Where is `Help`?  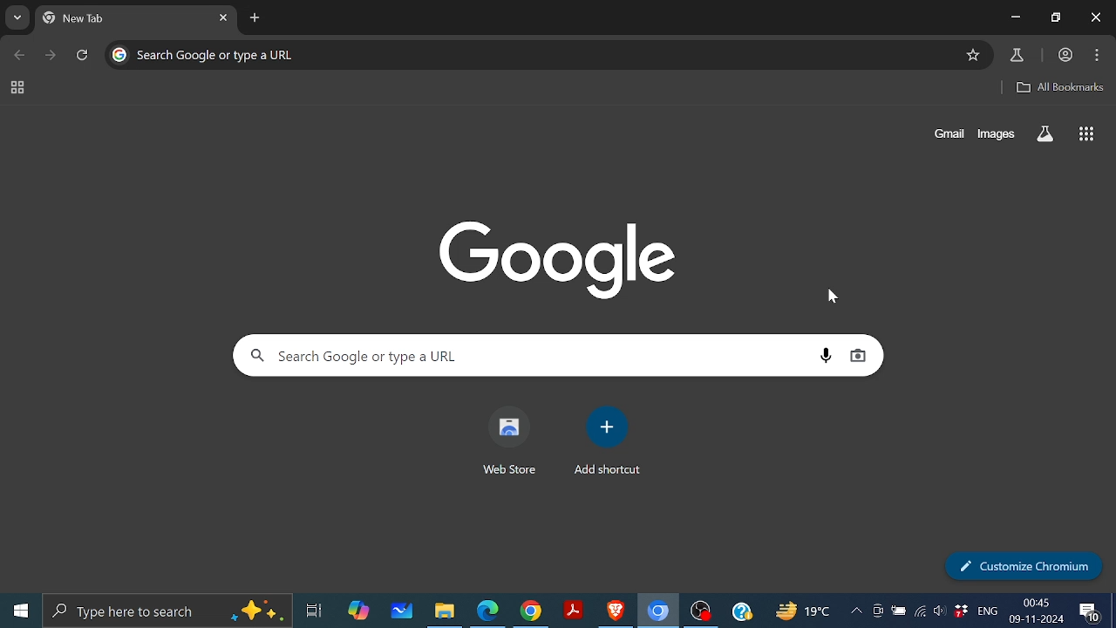 Help is located at coordinates (740, 611).